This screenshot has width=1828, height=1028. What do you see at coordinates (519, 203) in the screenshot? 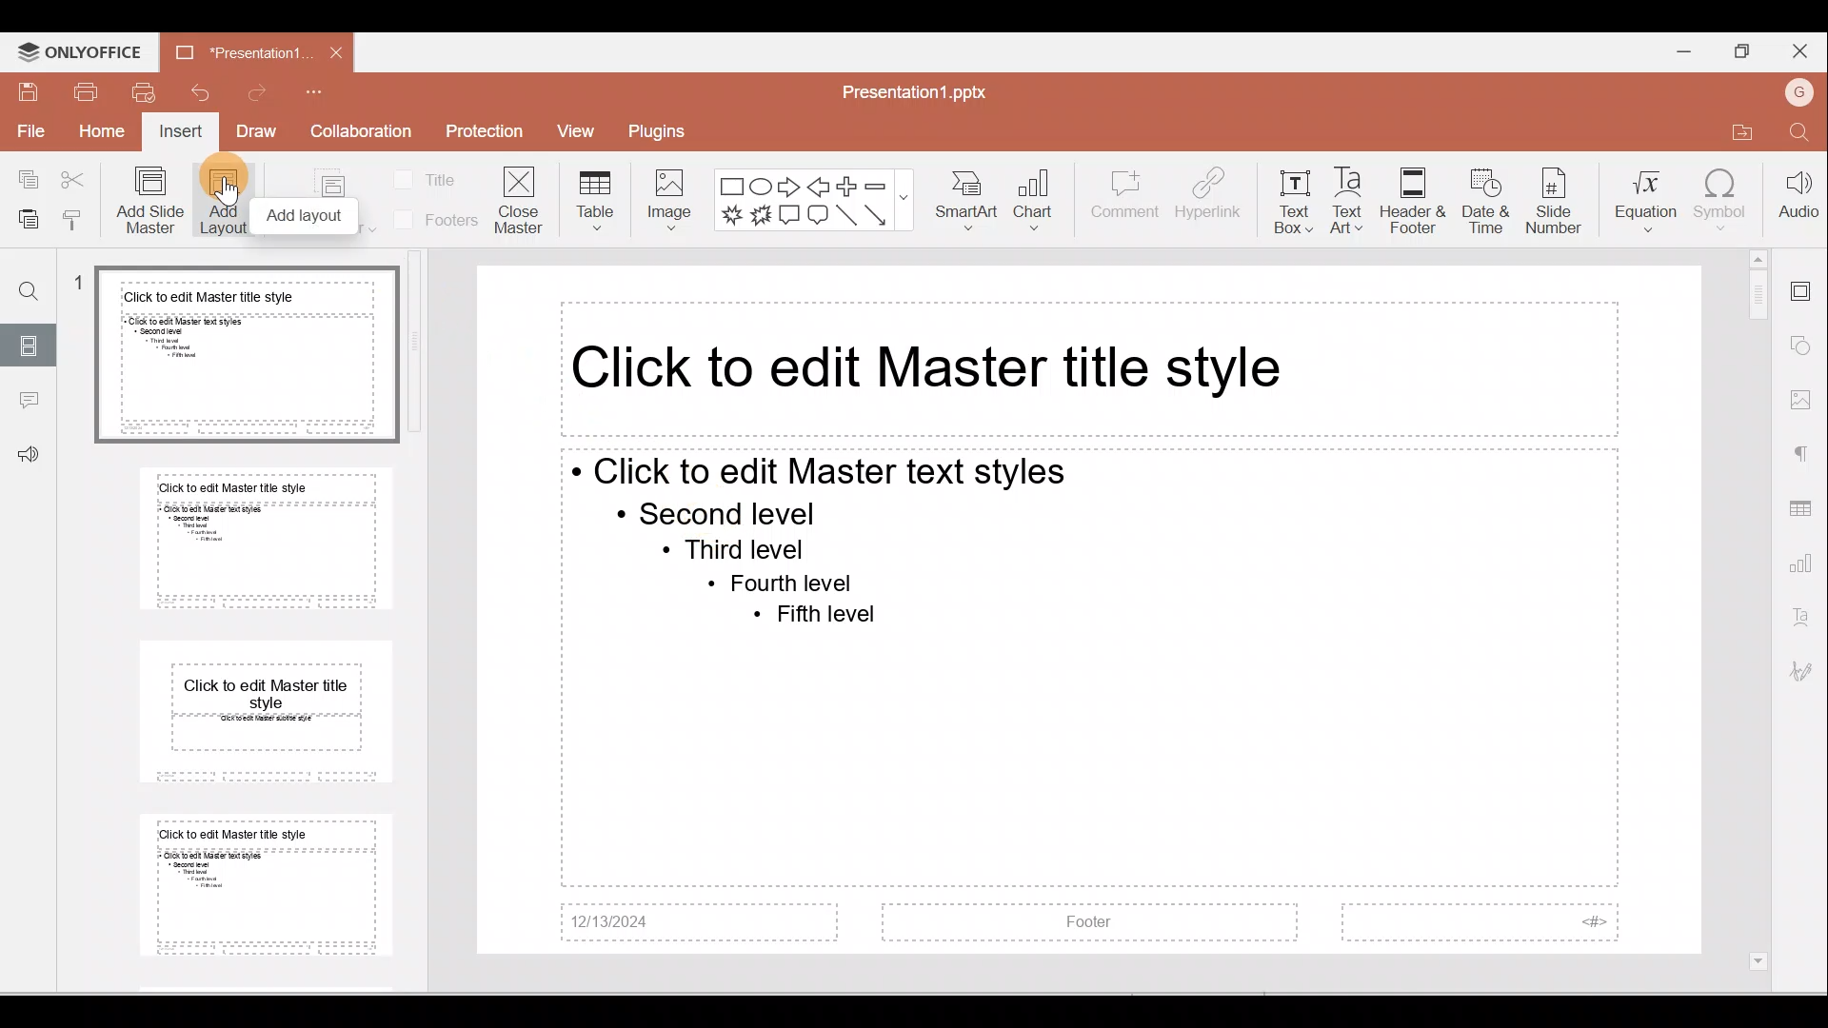
I see `Close master` at bounding box center [519, 203].